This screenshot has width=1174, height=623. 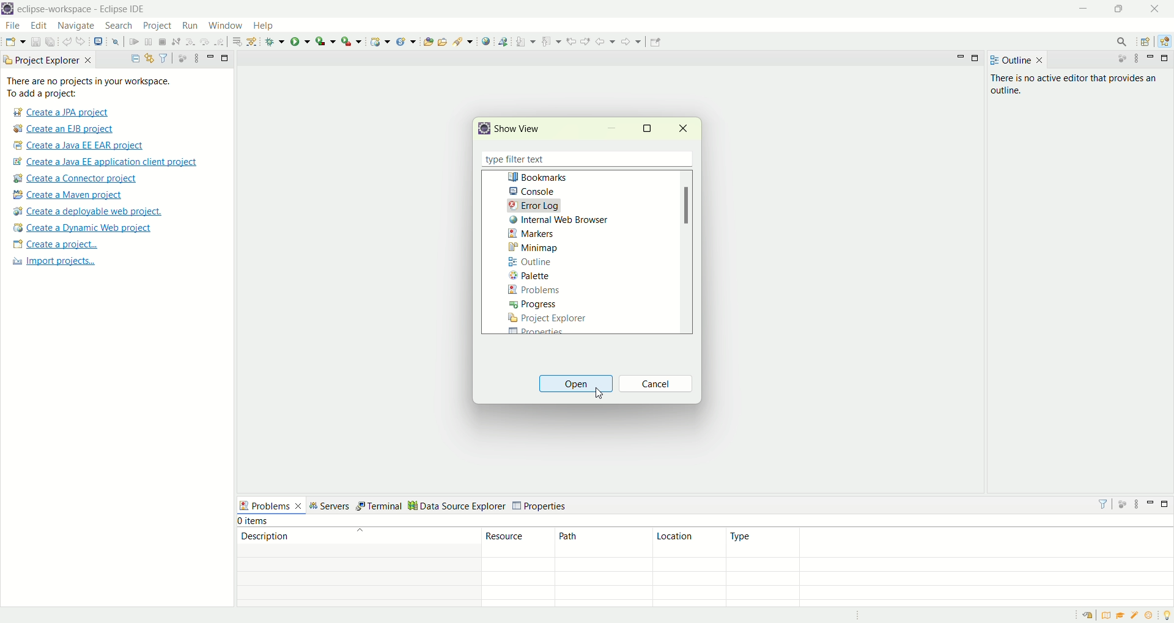 What do you see at coordinates (14, 42) in the screenshot?
I see `new` at bounding box center [14, 42].